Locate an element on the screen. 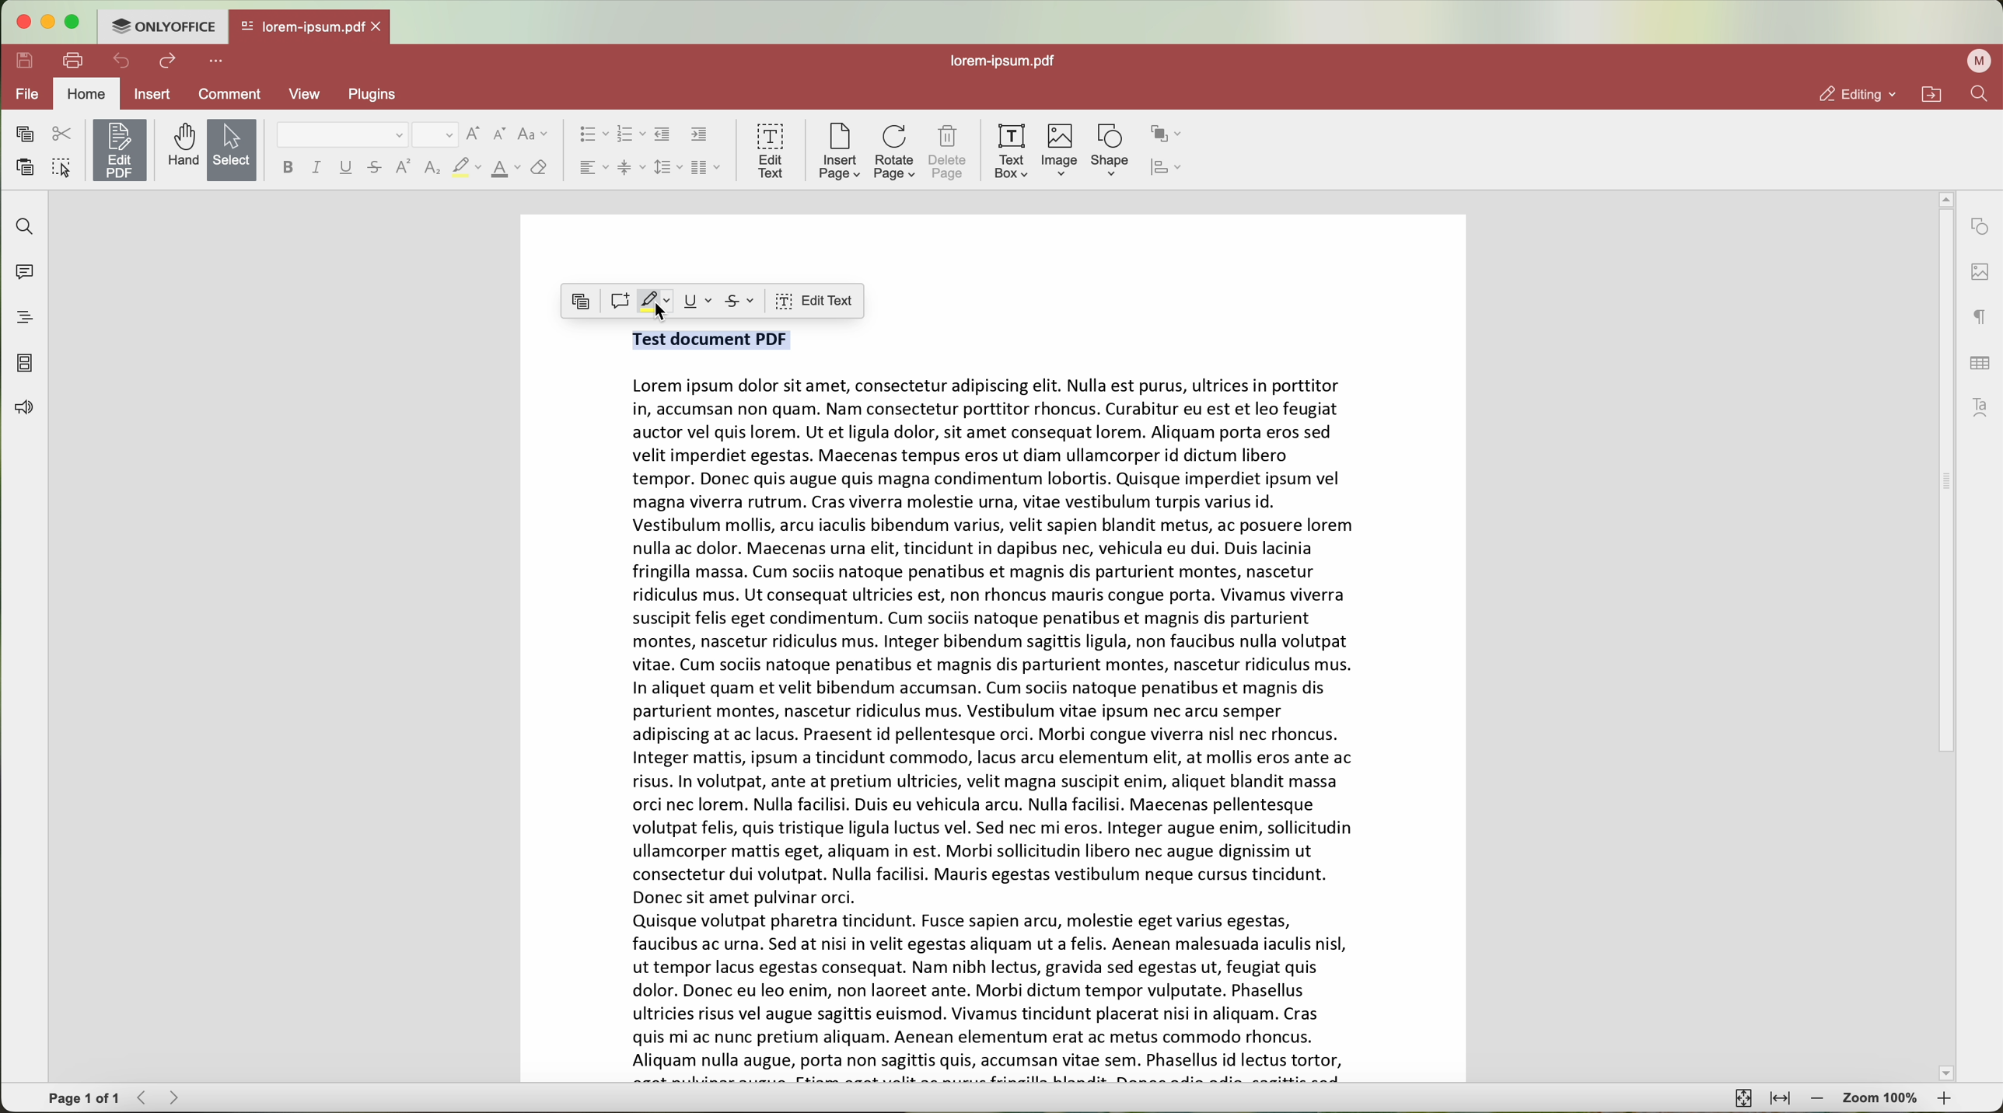 This screenshot has height=1113, width=2003. customize quick access toolbar is located at coordinates (219, 60).